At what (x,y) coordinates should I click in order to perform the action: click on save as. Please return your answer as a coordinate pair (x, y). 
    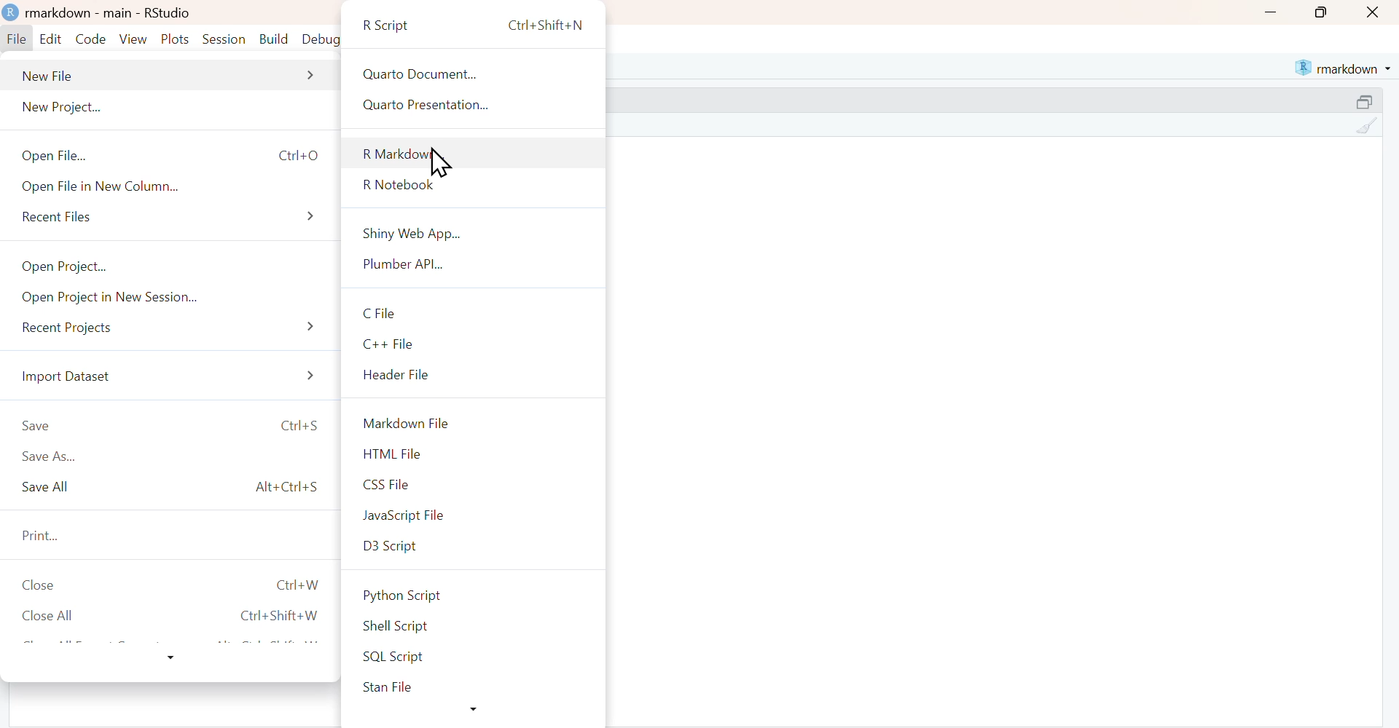
    Looking at the image, I should click on (177, 457).